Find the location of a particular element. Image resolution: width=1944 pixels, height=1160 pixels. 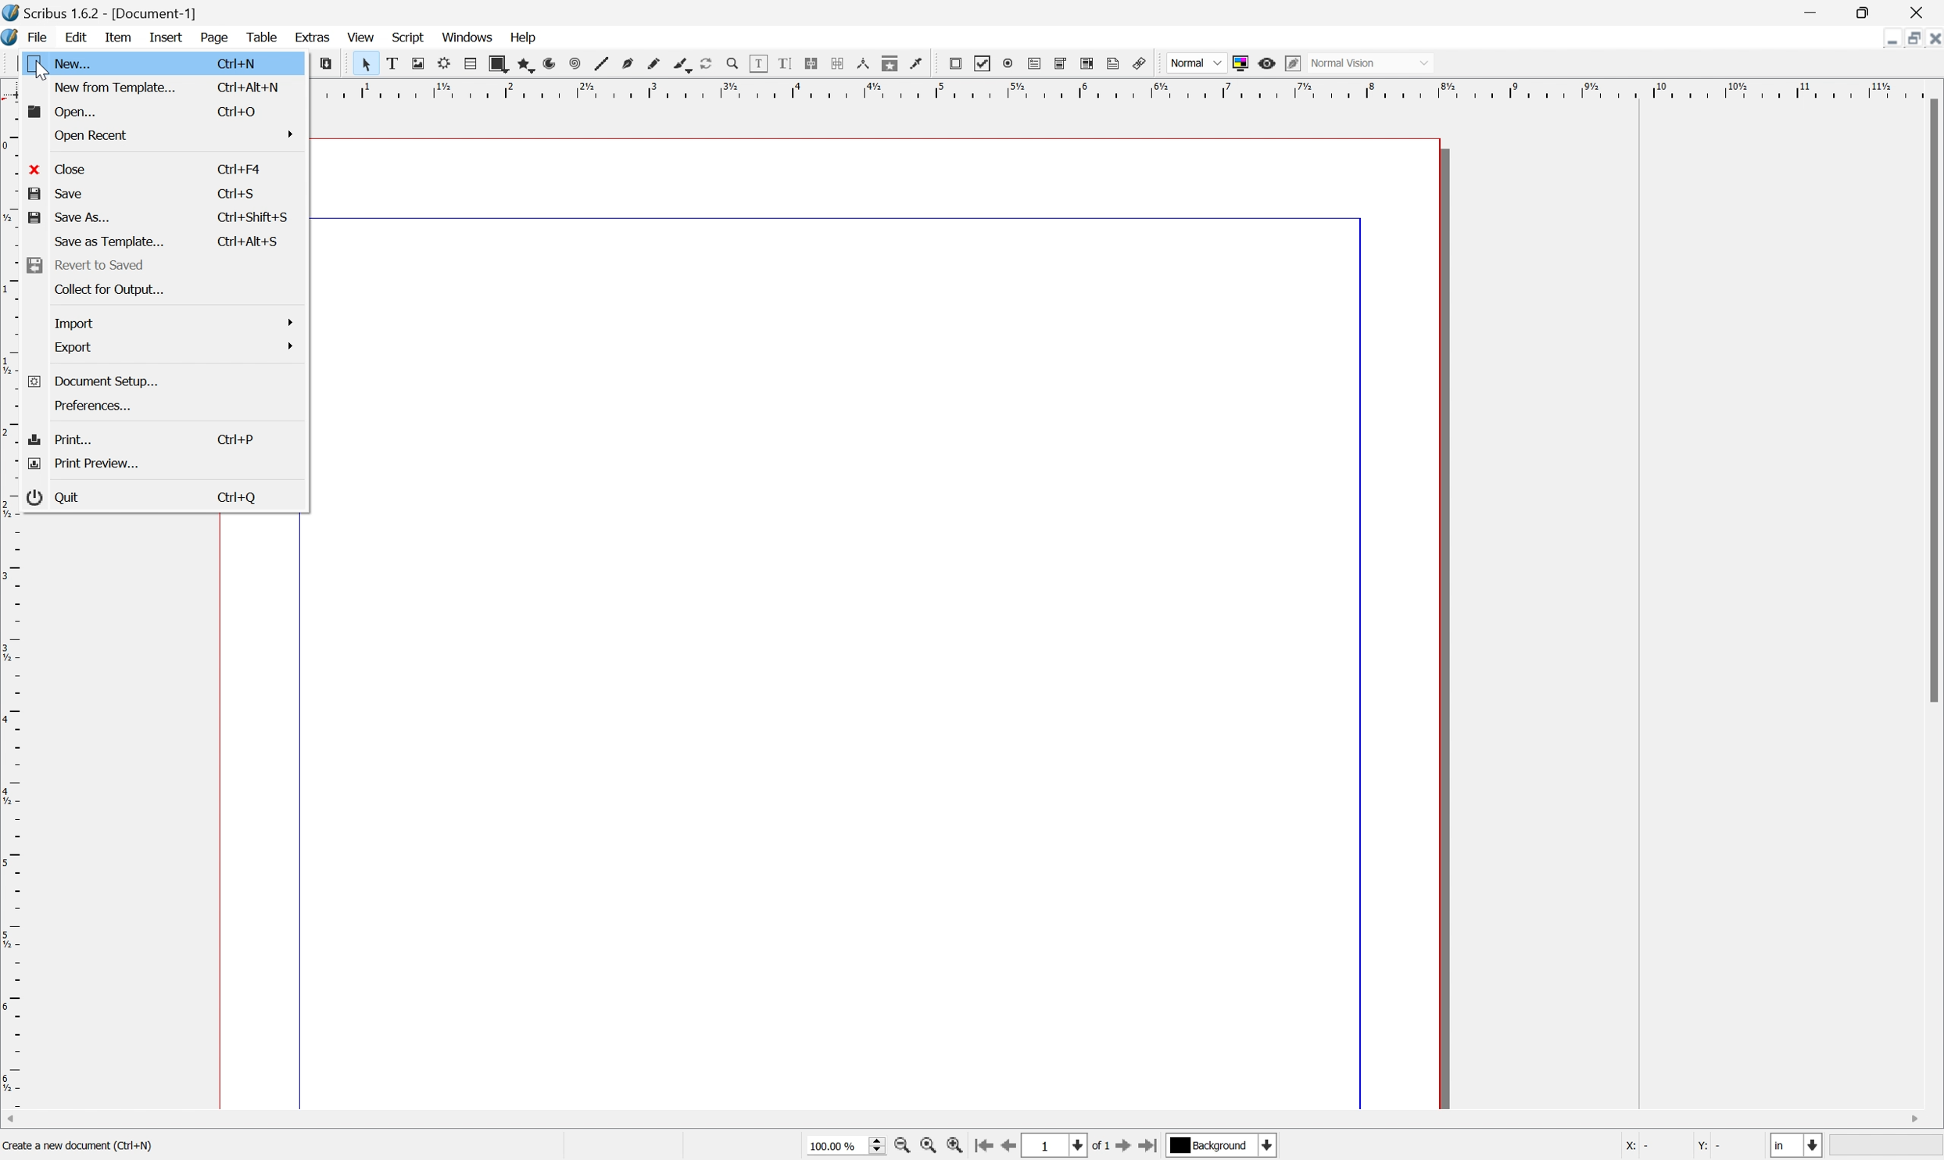

Ruler is located at coordinates (13, 819).